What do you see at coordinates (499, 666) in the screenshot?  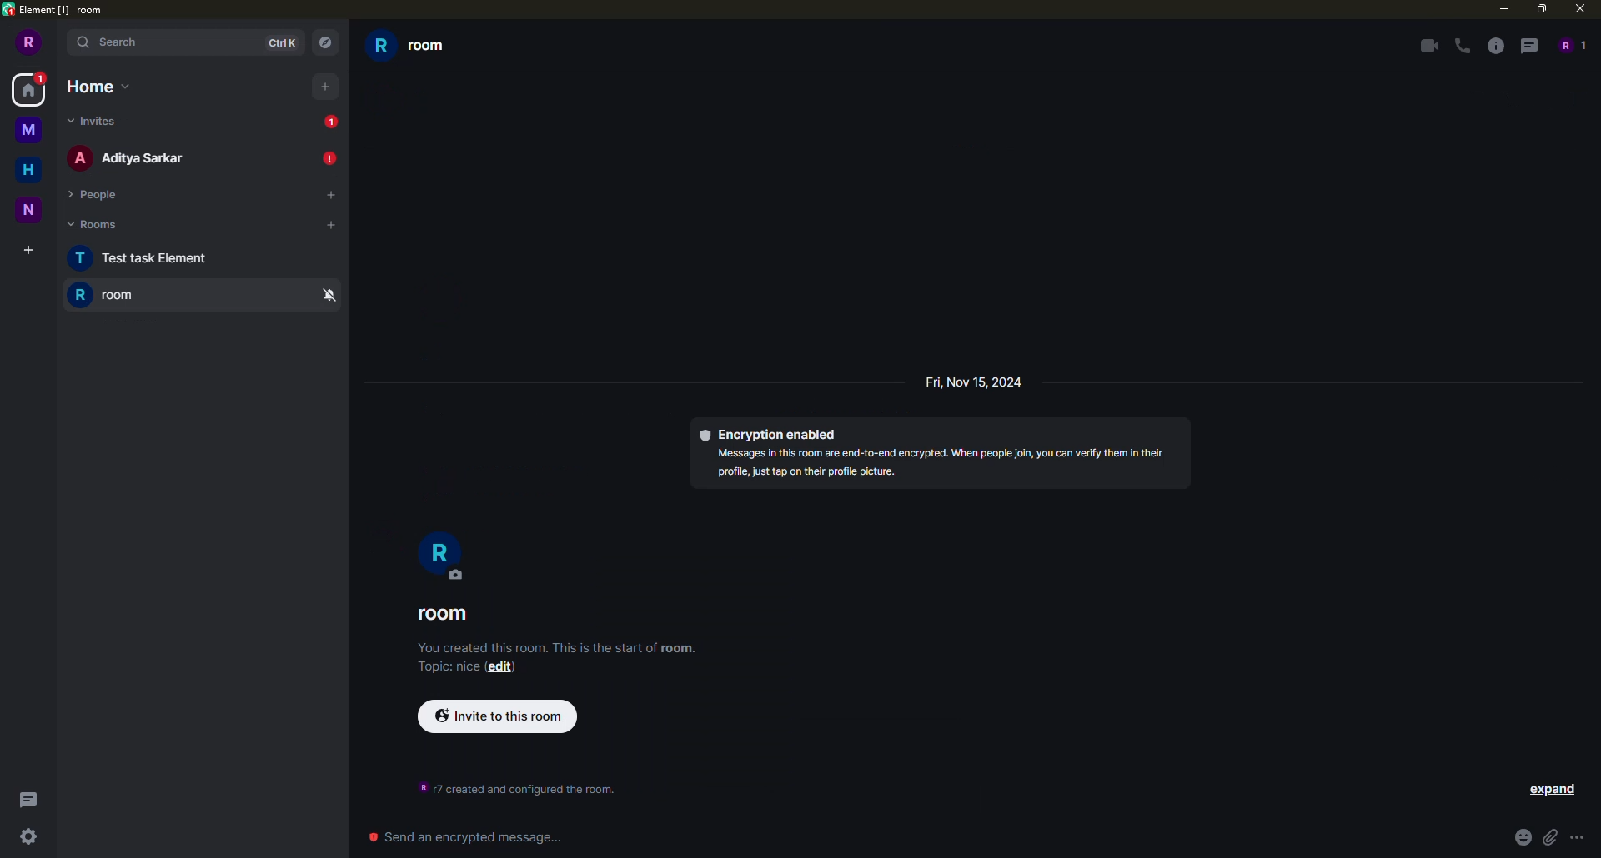 I see `edit` at bounding box center [499, 666].